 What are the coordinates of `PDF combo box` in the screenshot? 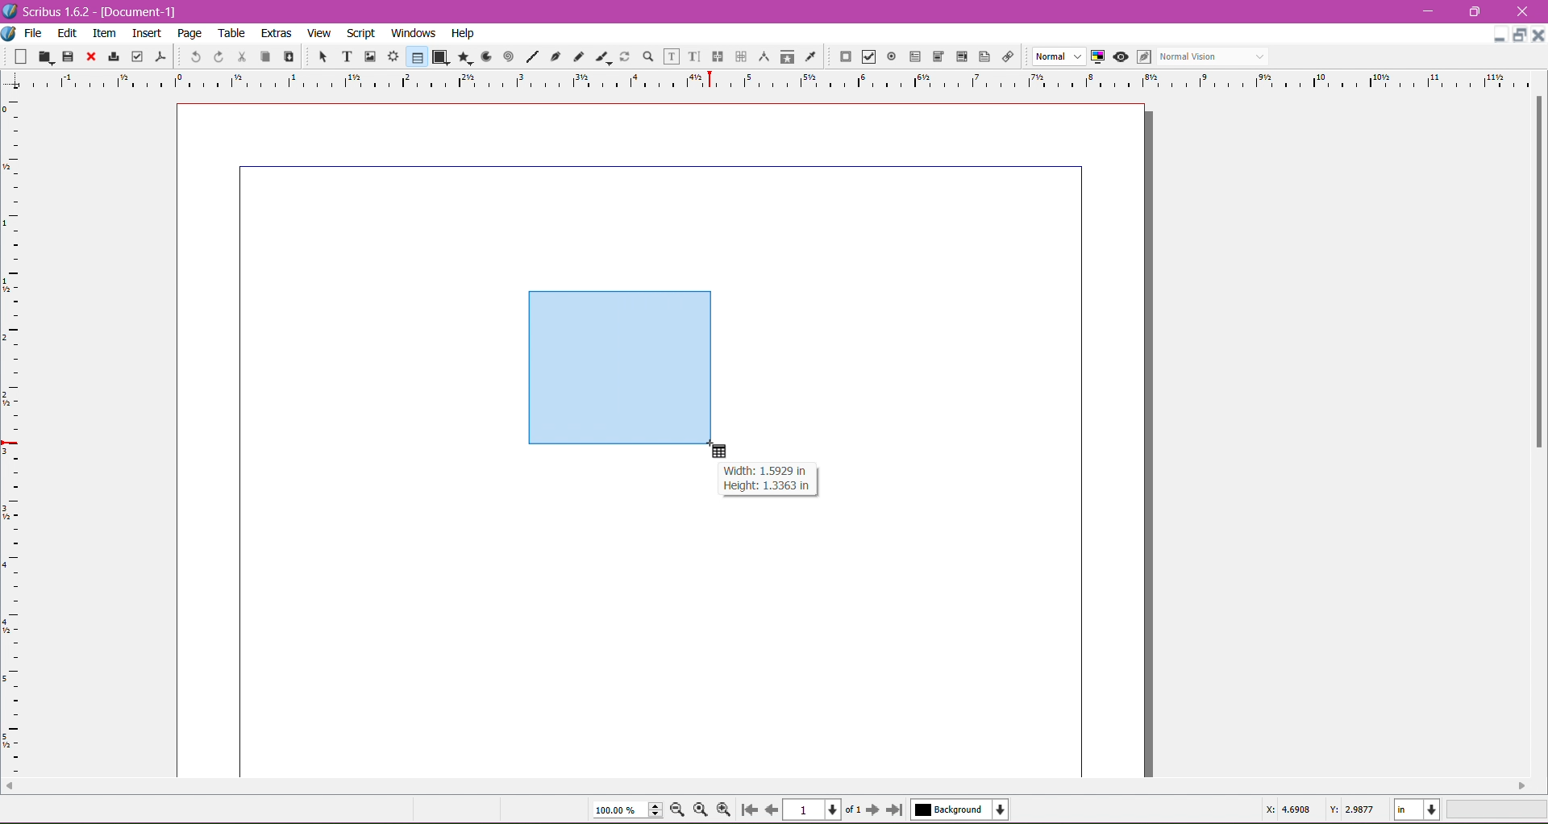 It's located at (935, 57).